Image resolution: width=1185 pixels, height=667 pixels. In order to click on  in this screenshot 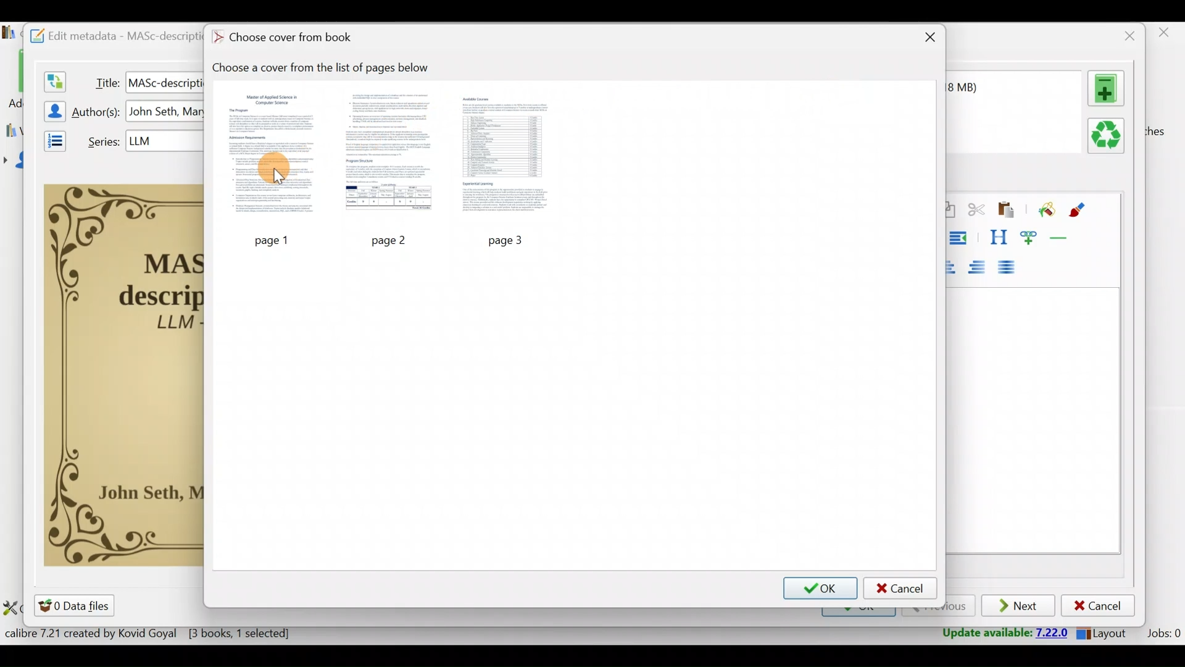, I will do `click(392, 240)`.